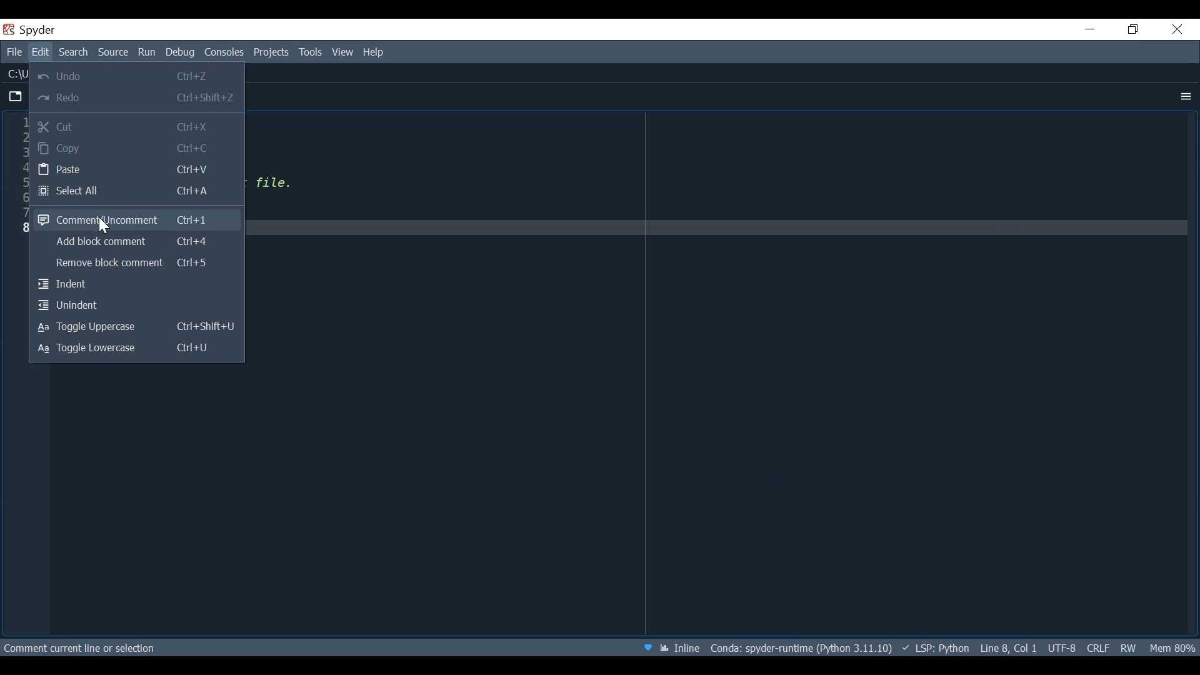 The height and width of the screenshot is (675, 1200). Describe the element at coordinates (136, 349) in the screenshot. I see `Toggle lowercase` at that location.